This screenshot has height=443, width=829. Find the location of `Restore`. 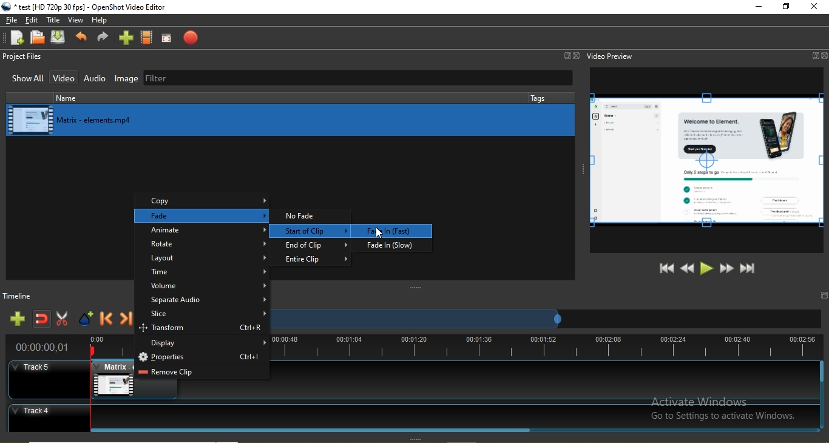

Restore is located at coordinates (785, 7).